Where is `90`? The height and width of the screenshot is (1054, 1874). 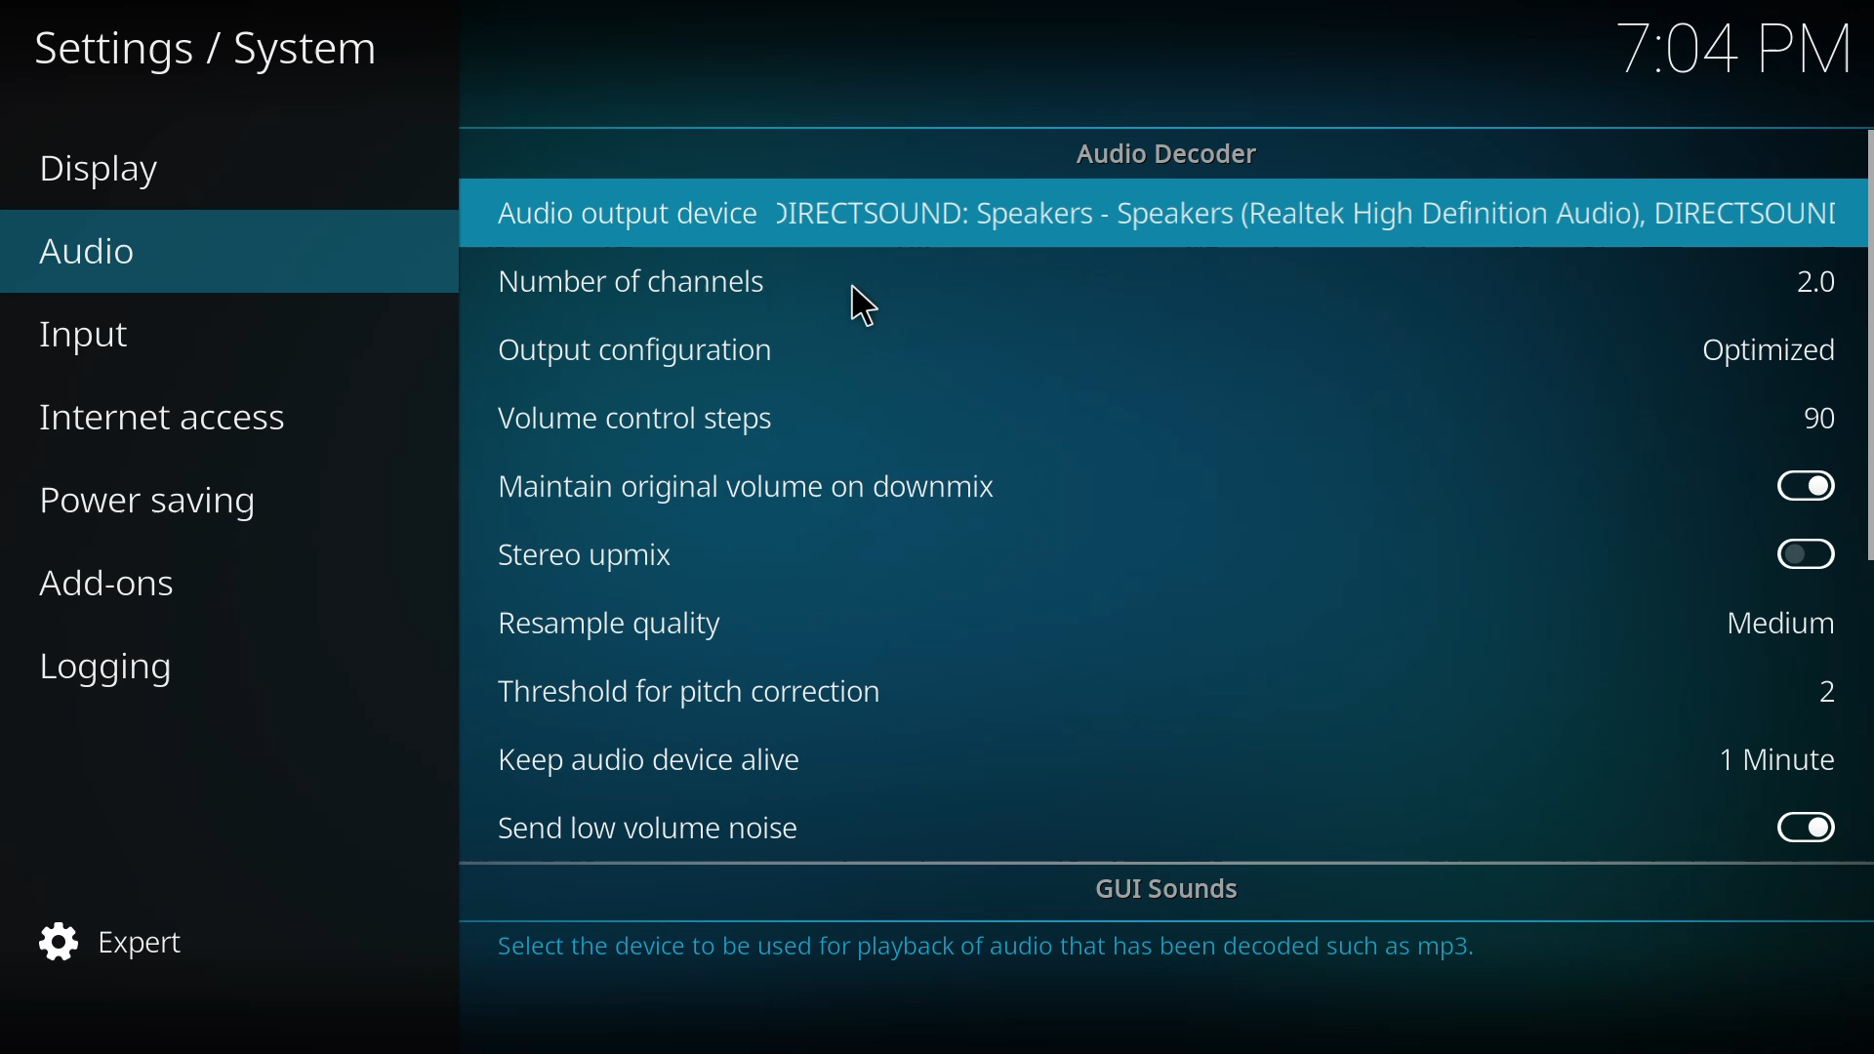 90 is located at coordinates (1822, 418).